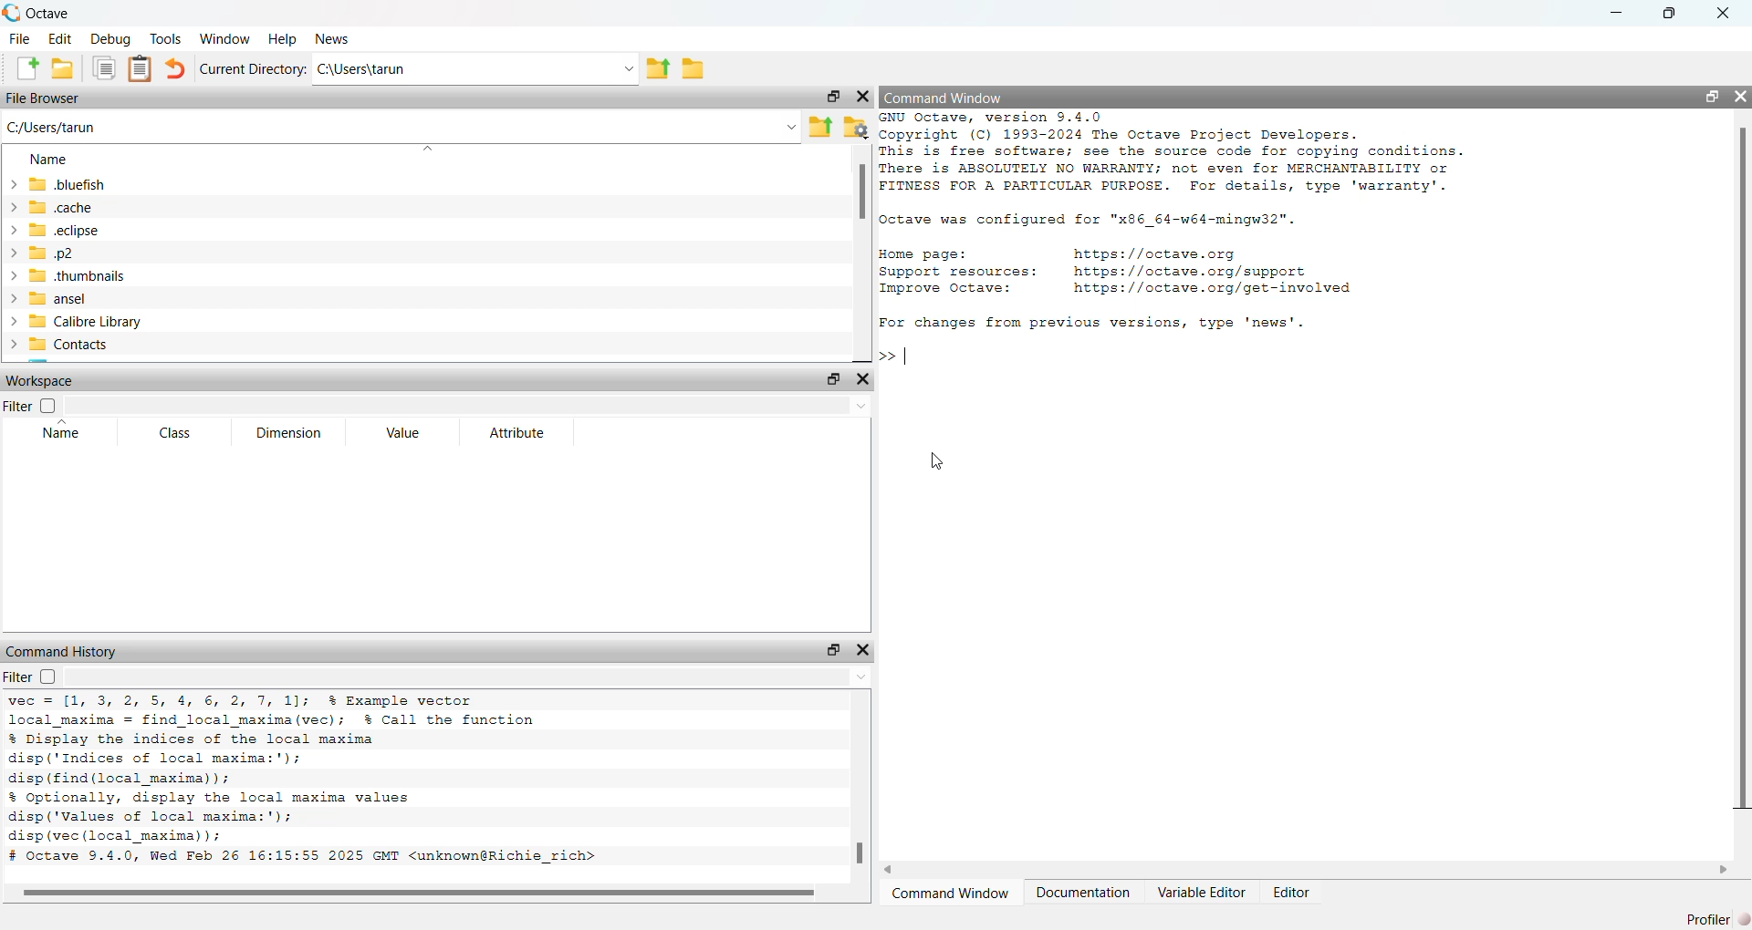  Describe the element at coordinates (42, 98) in the screenshot. I see `File Browser` at that location.